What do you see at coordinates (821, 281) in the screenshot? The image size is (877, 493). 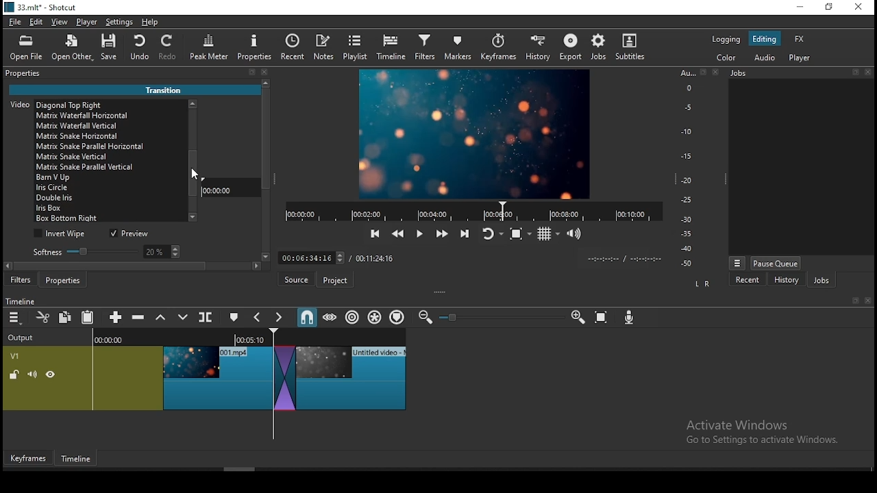 I see `jobs` at bounding box center [821, 281].